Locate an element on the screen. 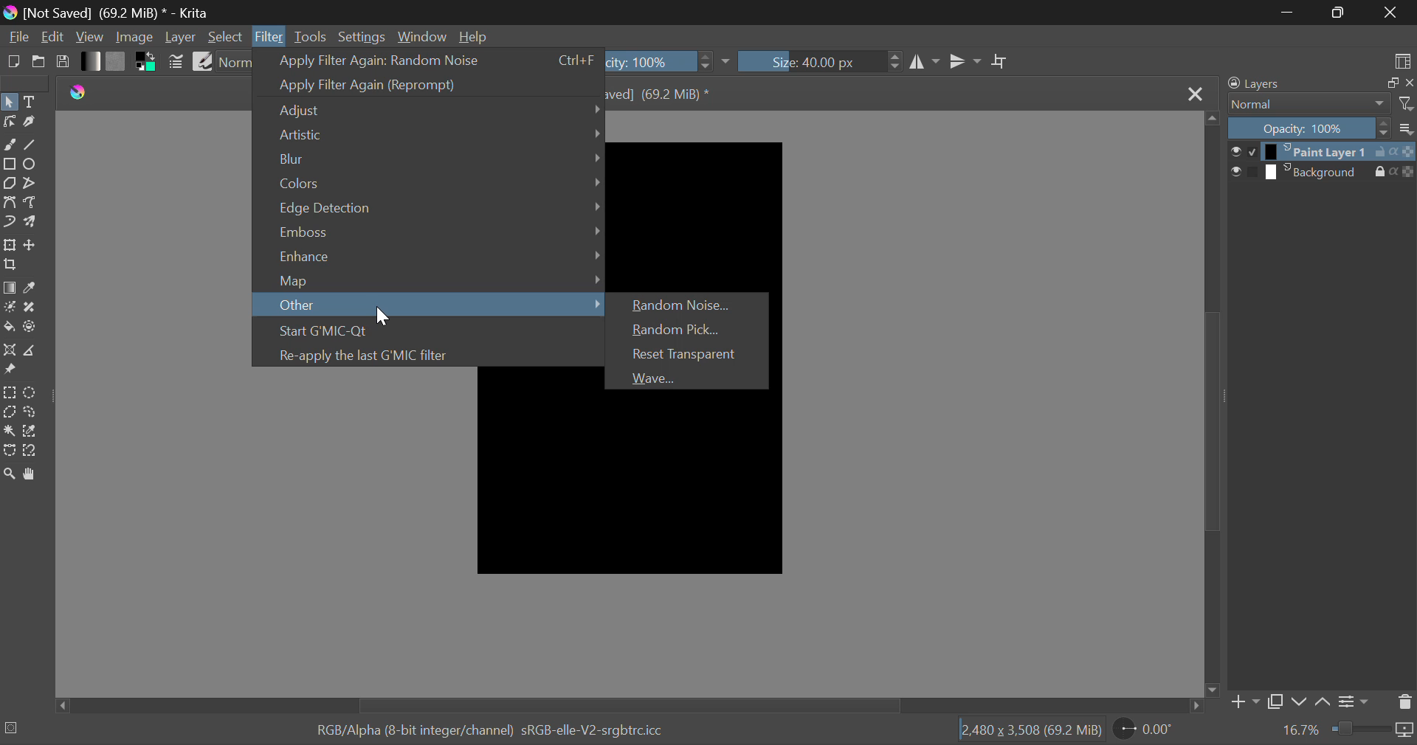 This screenshot has width=1417, height=745. background is located at coordinates (1313, 171).